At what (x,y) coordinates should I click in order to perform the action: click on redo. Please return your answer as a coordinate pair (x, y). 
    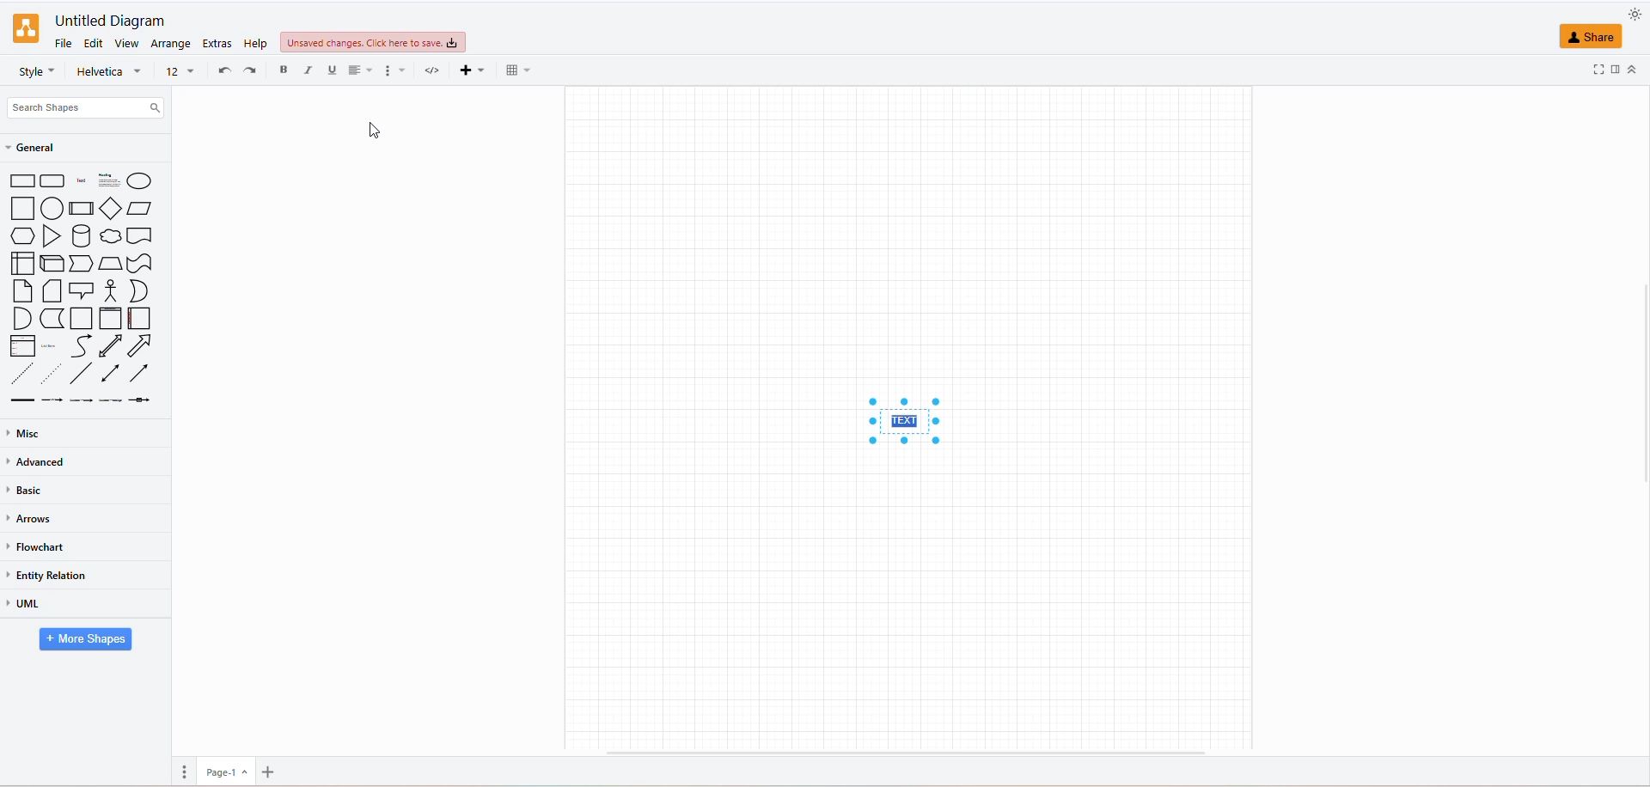
    Looking at the image, I should click on (250, 70).